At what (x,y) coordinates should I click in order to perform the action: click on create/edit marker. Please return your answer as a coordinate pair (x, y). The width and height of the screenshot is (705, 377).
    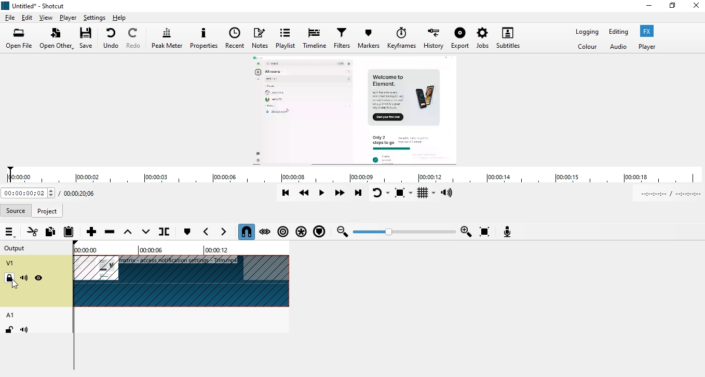
    Looking at the image, I should click on (187, 233).